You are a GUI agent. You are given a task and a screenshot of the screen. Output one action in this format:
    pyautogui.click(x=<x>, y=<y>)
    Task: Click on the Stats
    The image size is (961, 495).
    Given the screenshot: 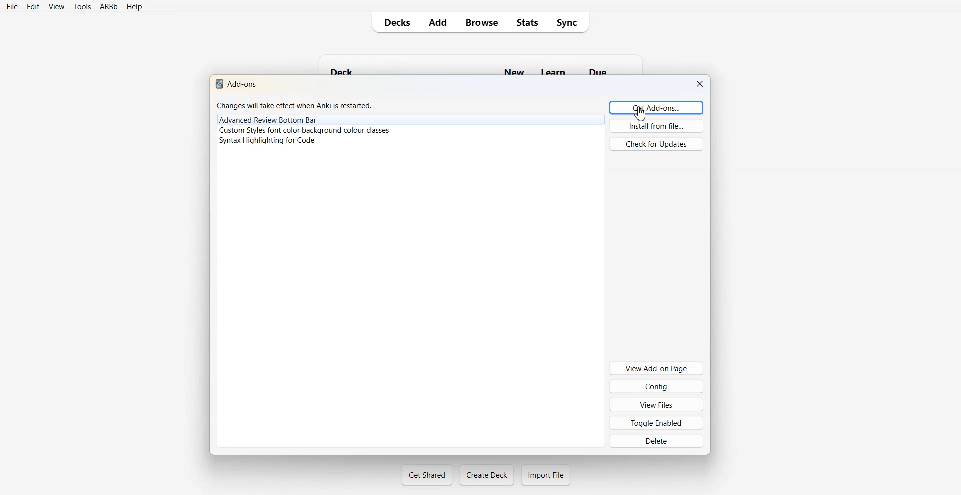 What is the action you would take?
    pyautogui.click(x=527, y=22)
    